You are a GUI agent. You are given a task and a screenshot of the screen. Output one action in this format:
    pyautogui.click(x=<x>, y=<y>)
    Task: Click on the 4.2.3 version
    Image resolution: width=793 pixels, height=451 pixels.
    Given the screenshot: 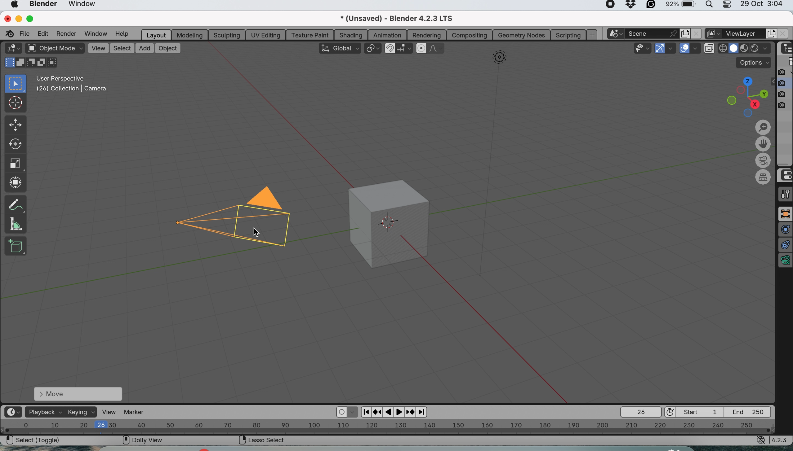 What is the action you would take?
    pyautogui.click(x=781, y=440)
    